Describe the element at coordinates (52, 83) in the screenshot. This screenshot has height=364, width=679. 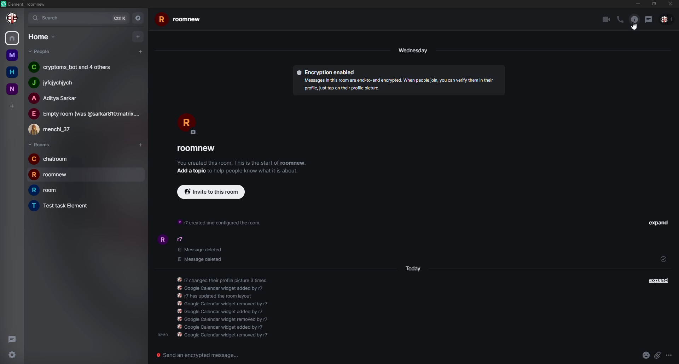
I see `people` at that location.